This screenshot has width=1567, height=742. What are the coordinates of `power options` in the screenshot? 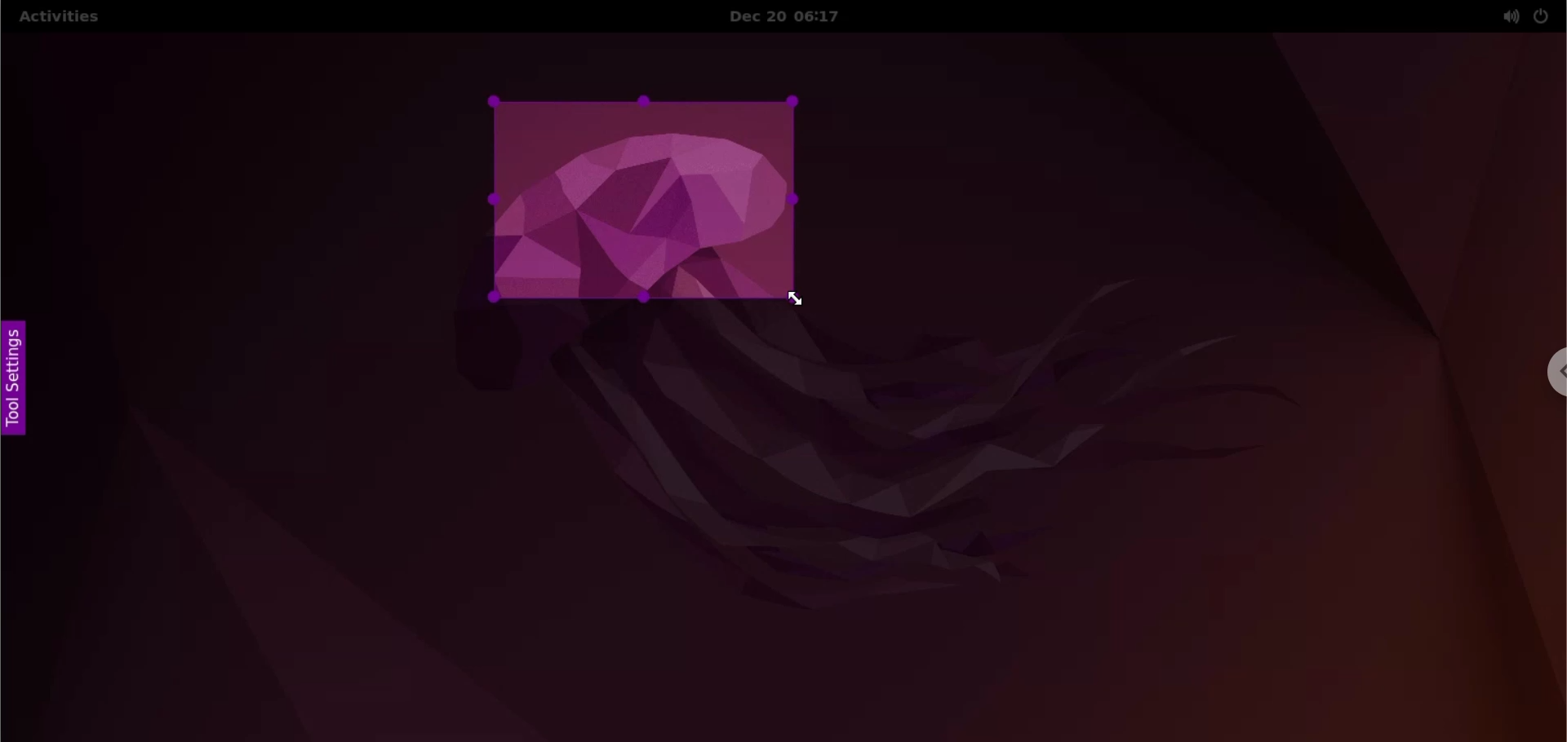 It's located at (1542, 15).